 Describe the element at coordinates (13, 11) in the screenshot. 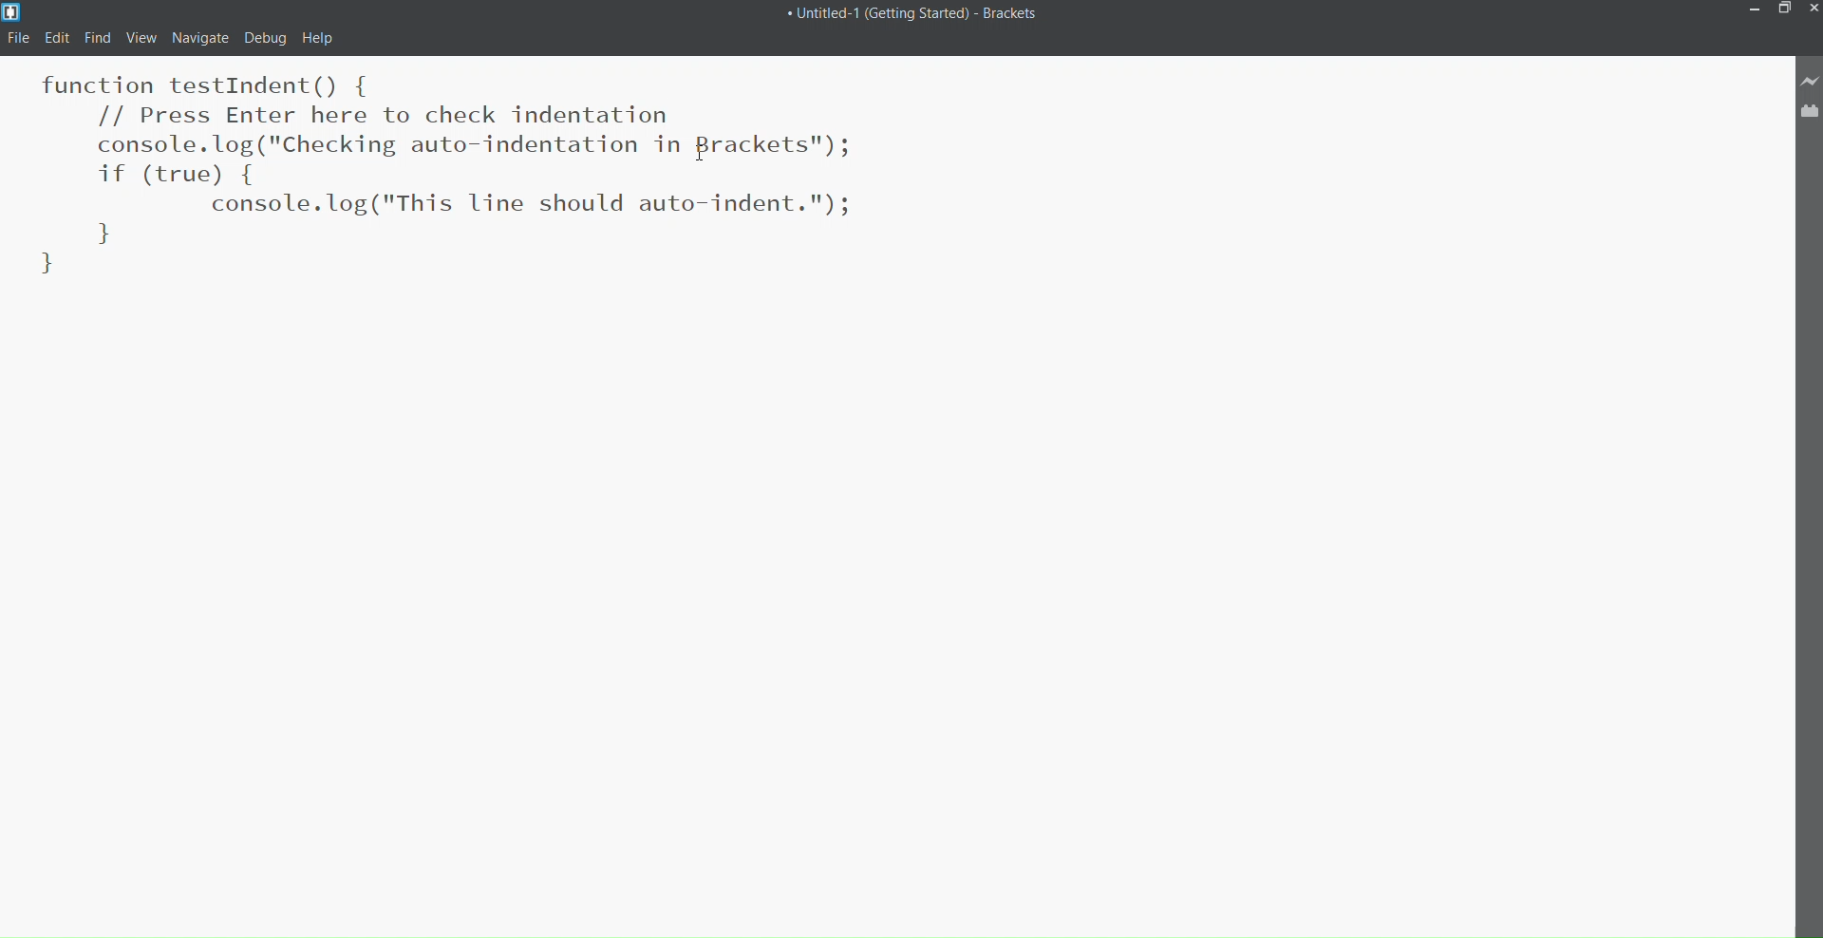

I see `Logo` at that location.